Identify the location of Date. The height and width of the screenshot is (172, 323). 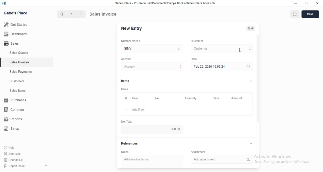
(194, 59).